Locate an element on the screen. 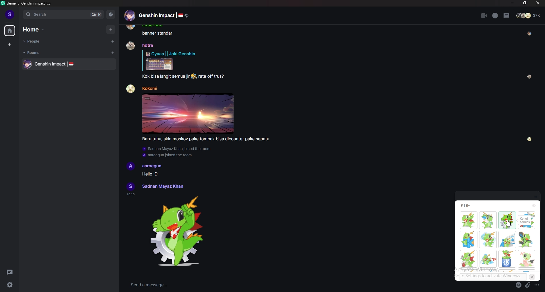  Kongi researches is located at coordinates (488, 220).